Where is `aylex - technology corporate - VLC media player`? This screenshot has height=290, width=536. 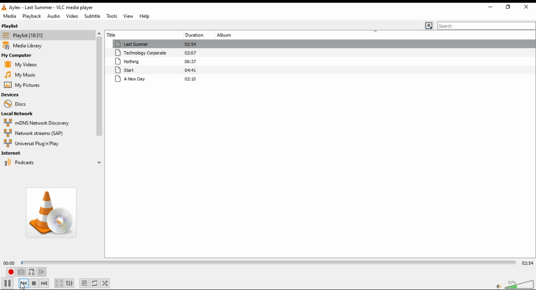 aylex - technology corporate - VLC media player is located at coordinates (62, 7).